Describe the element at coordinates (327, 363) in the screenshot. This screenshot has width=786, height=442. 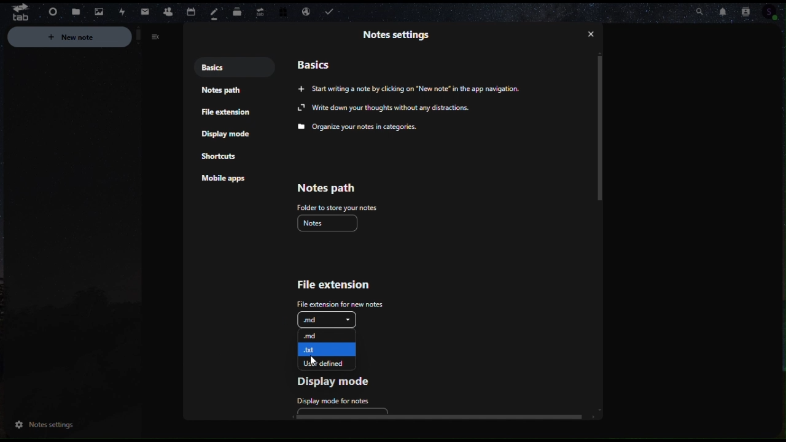
I see `User defined` at that location.